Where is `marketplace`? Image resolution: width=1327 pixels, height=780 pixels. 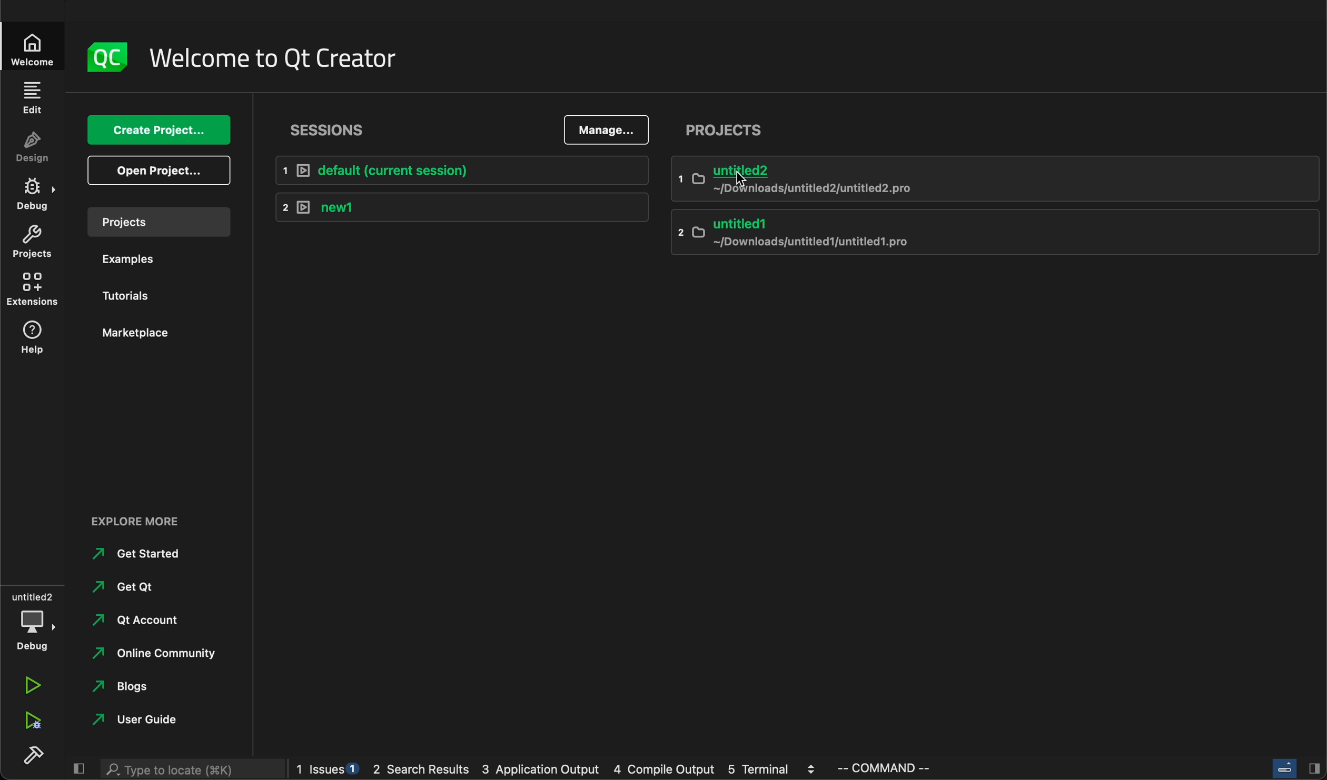 marketplace is located at coordinates (155, 333).